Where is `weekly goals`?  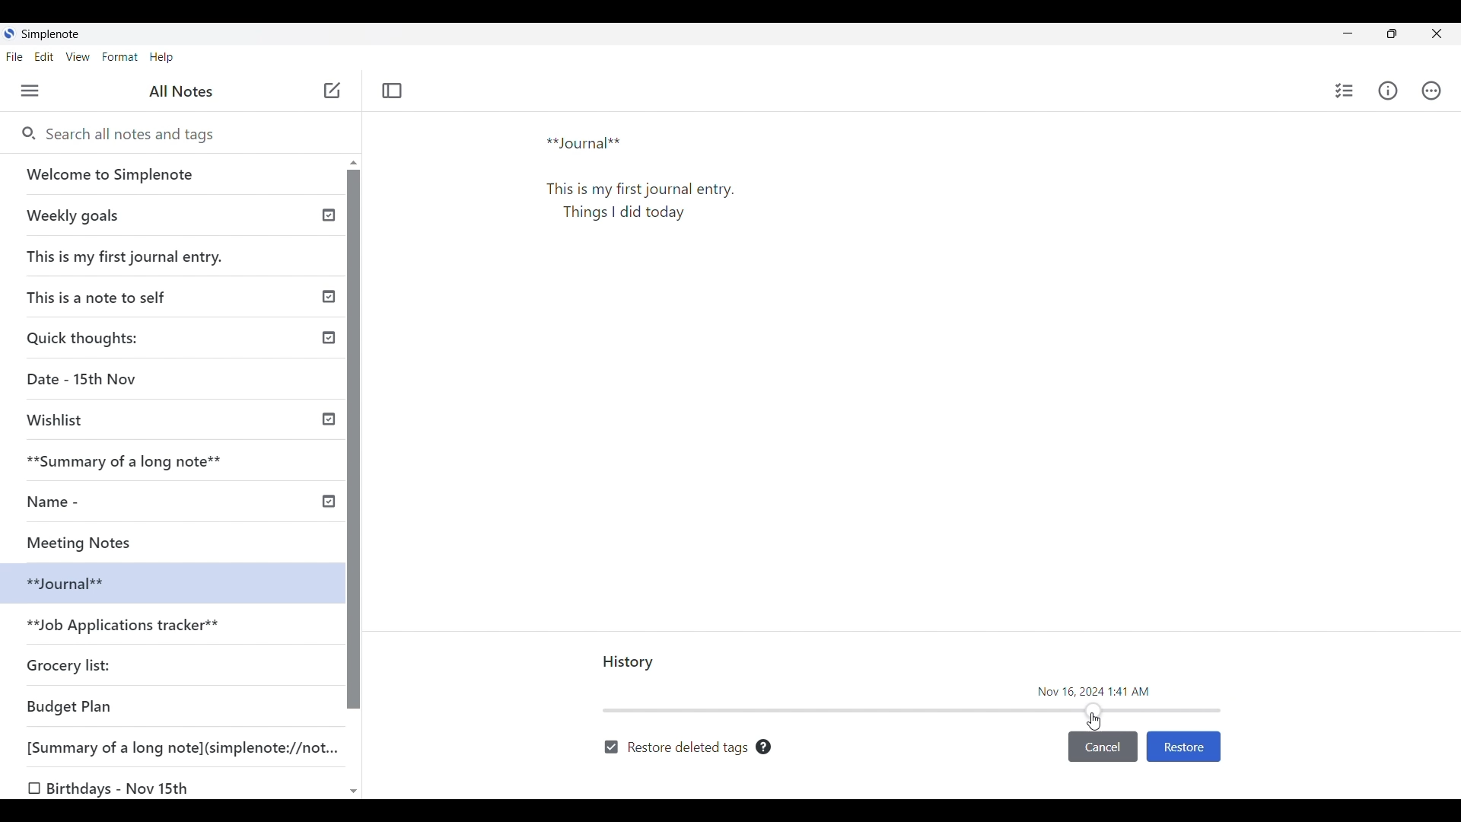 weekly goals is located at coordinates (170, 215).